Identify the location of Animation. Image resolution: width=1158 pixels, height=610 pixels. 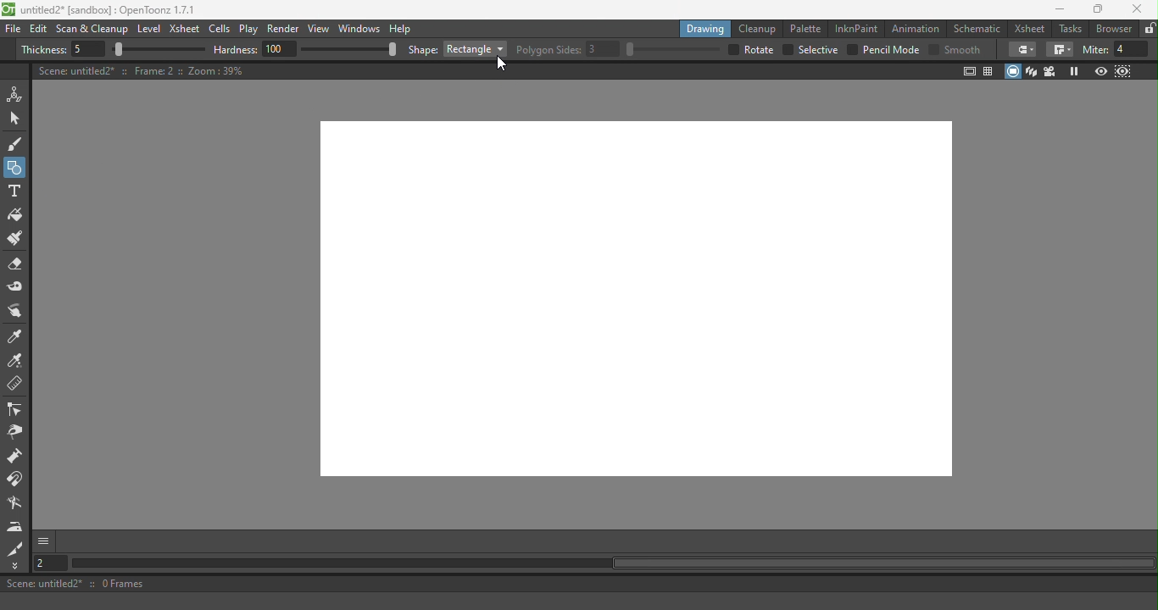
(914, 29).